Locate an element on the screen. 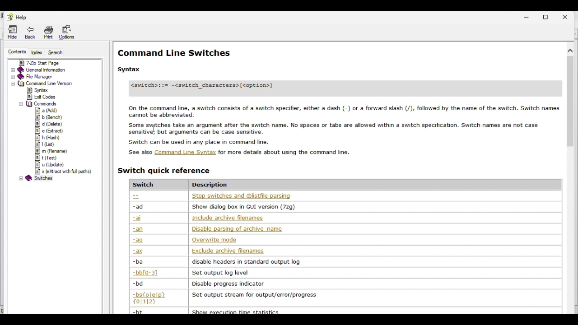  scroll bar is located at coordinates (571, 103).